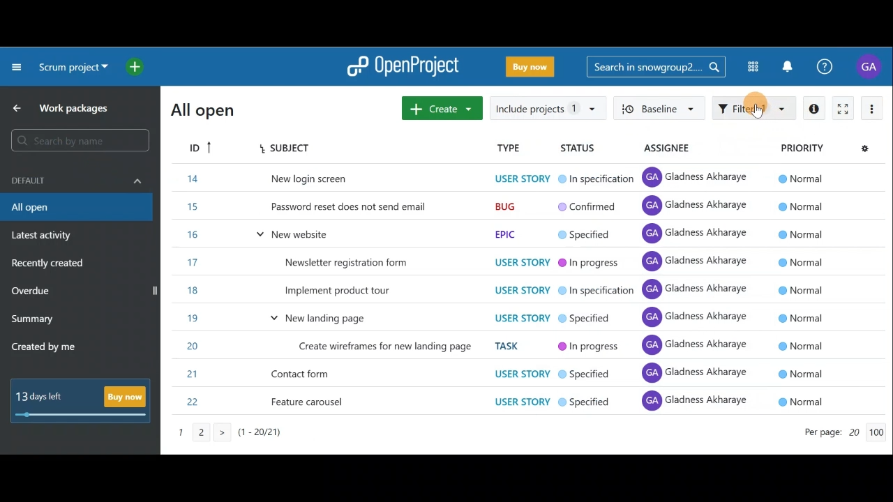  Describe the element at coordinates (516, 205) in the screenshot. I see `Item 1` at that location.